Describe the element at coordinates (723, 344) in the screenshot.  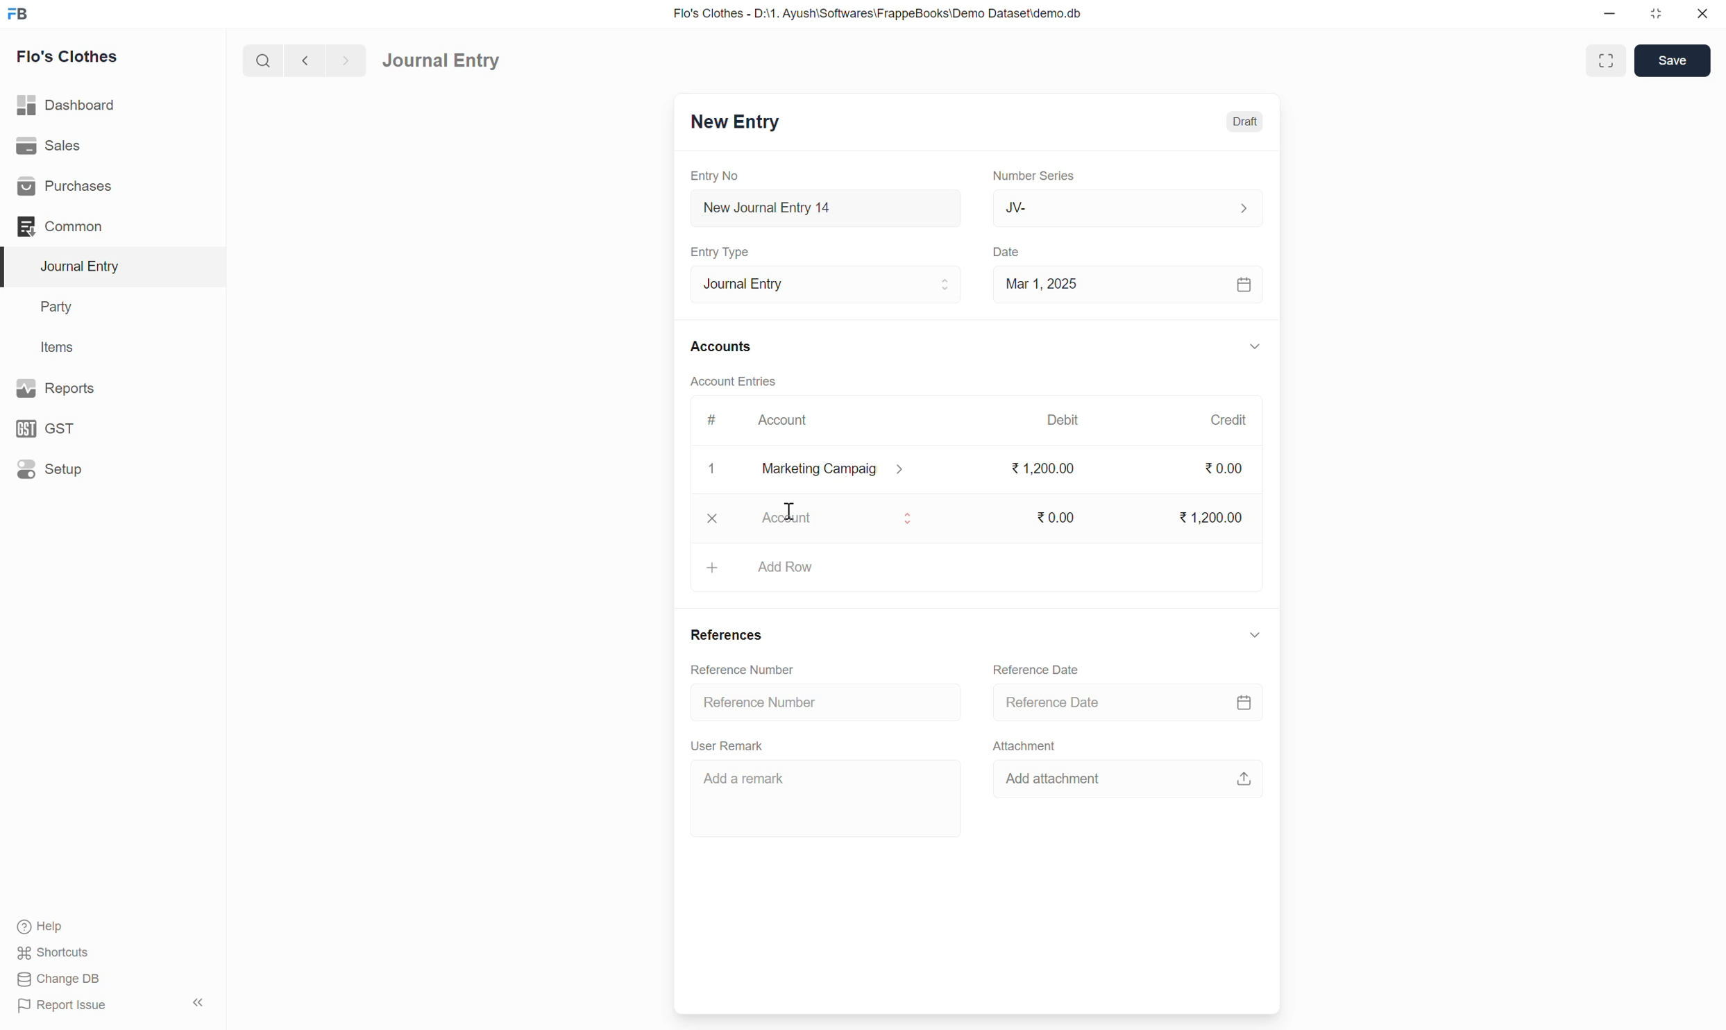
I see `Accounts` at that location.